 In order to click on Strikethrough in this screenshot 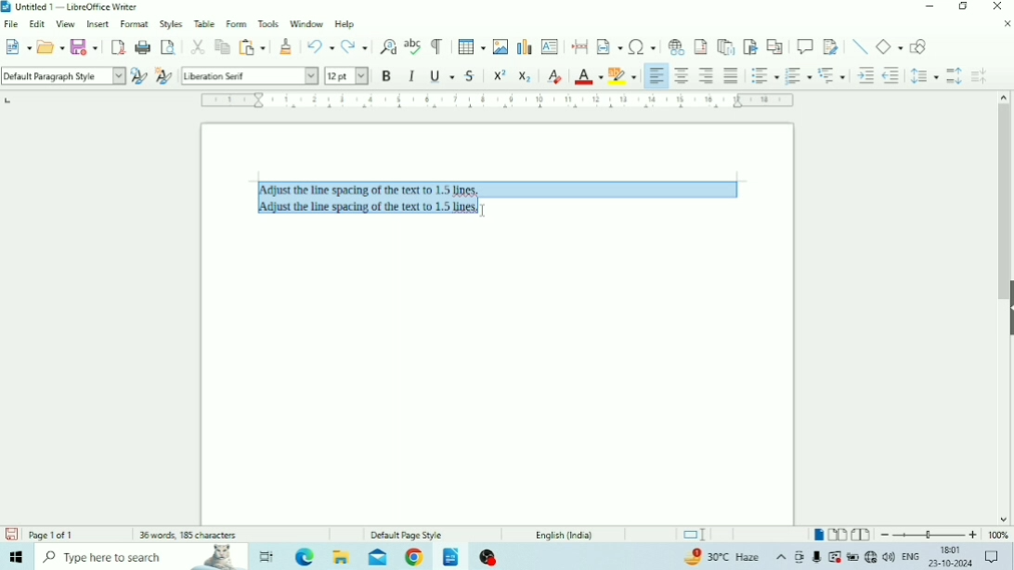, I will do `click(470, 76)`.